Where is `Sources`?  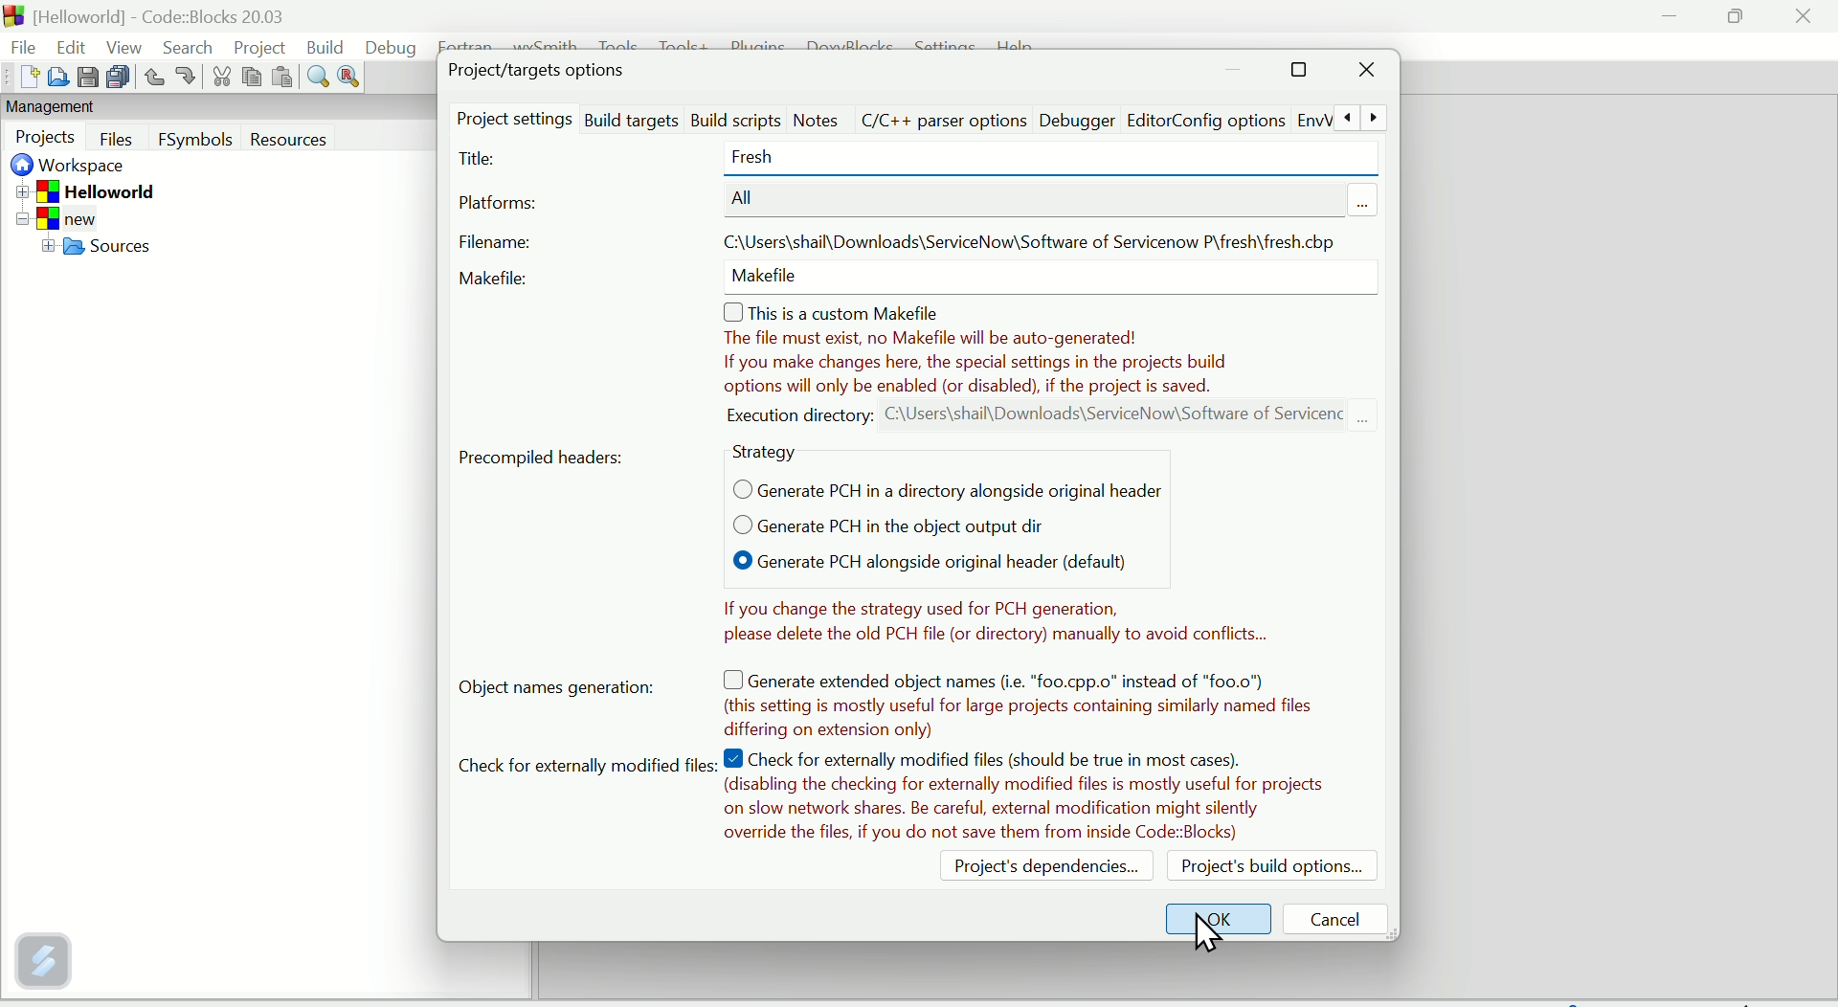 Sources is located at coordinates (126, 250).